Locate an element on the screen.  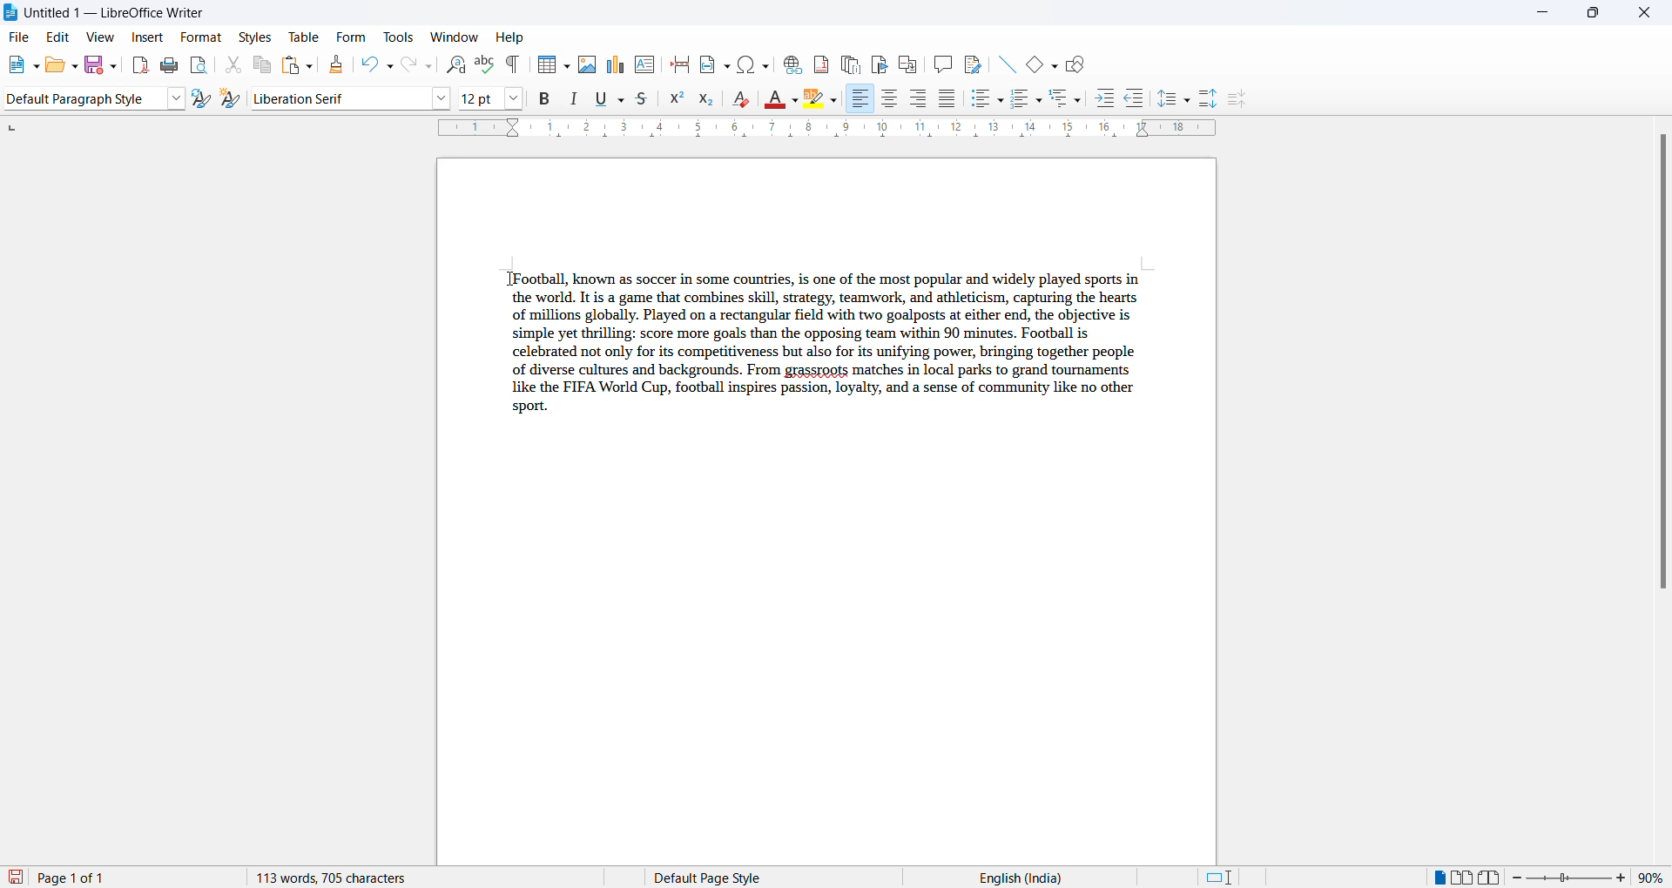
form is located at coordinates (351, 36).